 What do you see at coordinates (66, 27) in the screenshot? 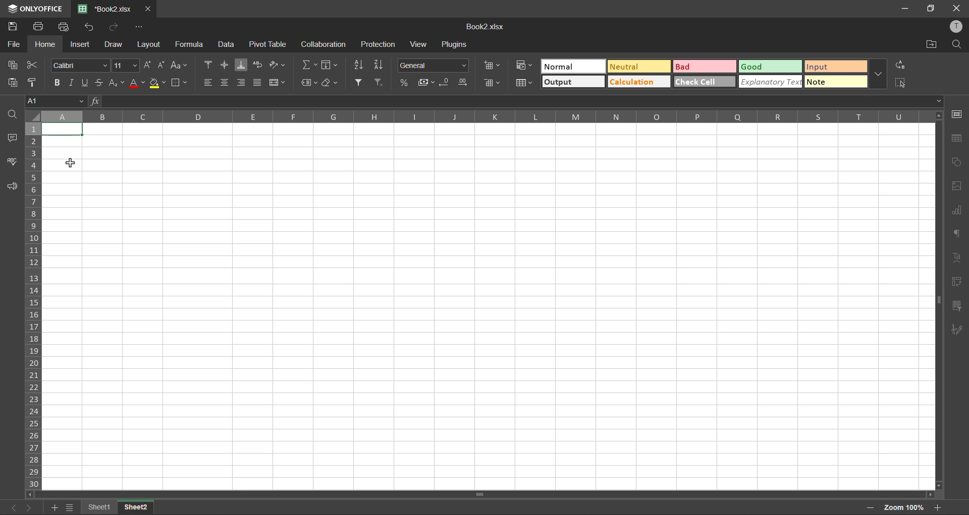
I see `quick print` at bounding box center [66, 27].